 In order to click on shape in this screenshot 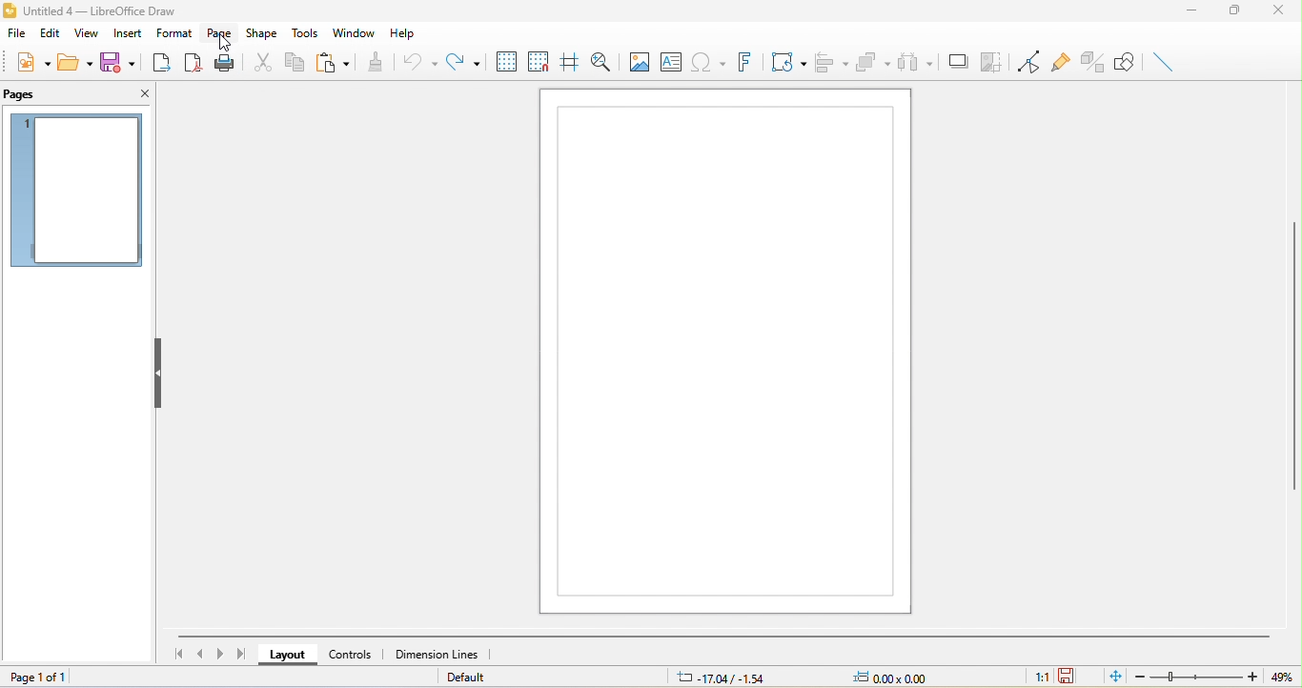, I will do `click(265, 32)`.